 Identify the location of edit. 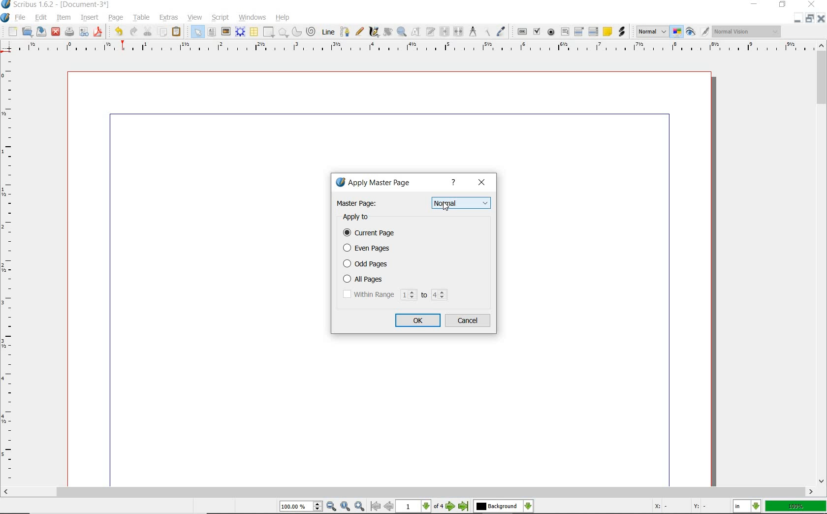
(40, 17).